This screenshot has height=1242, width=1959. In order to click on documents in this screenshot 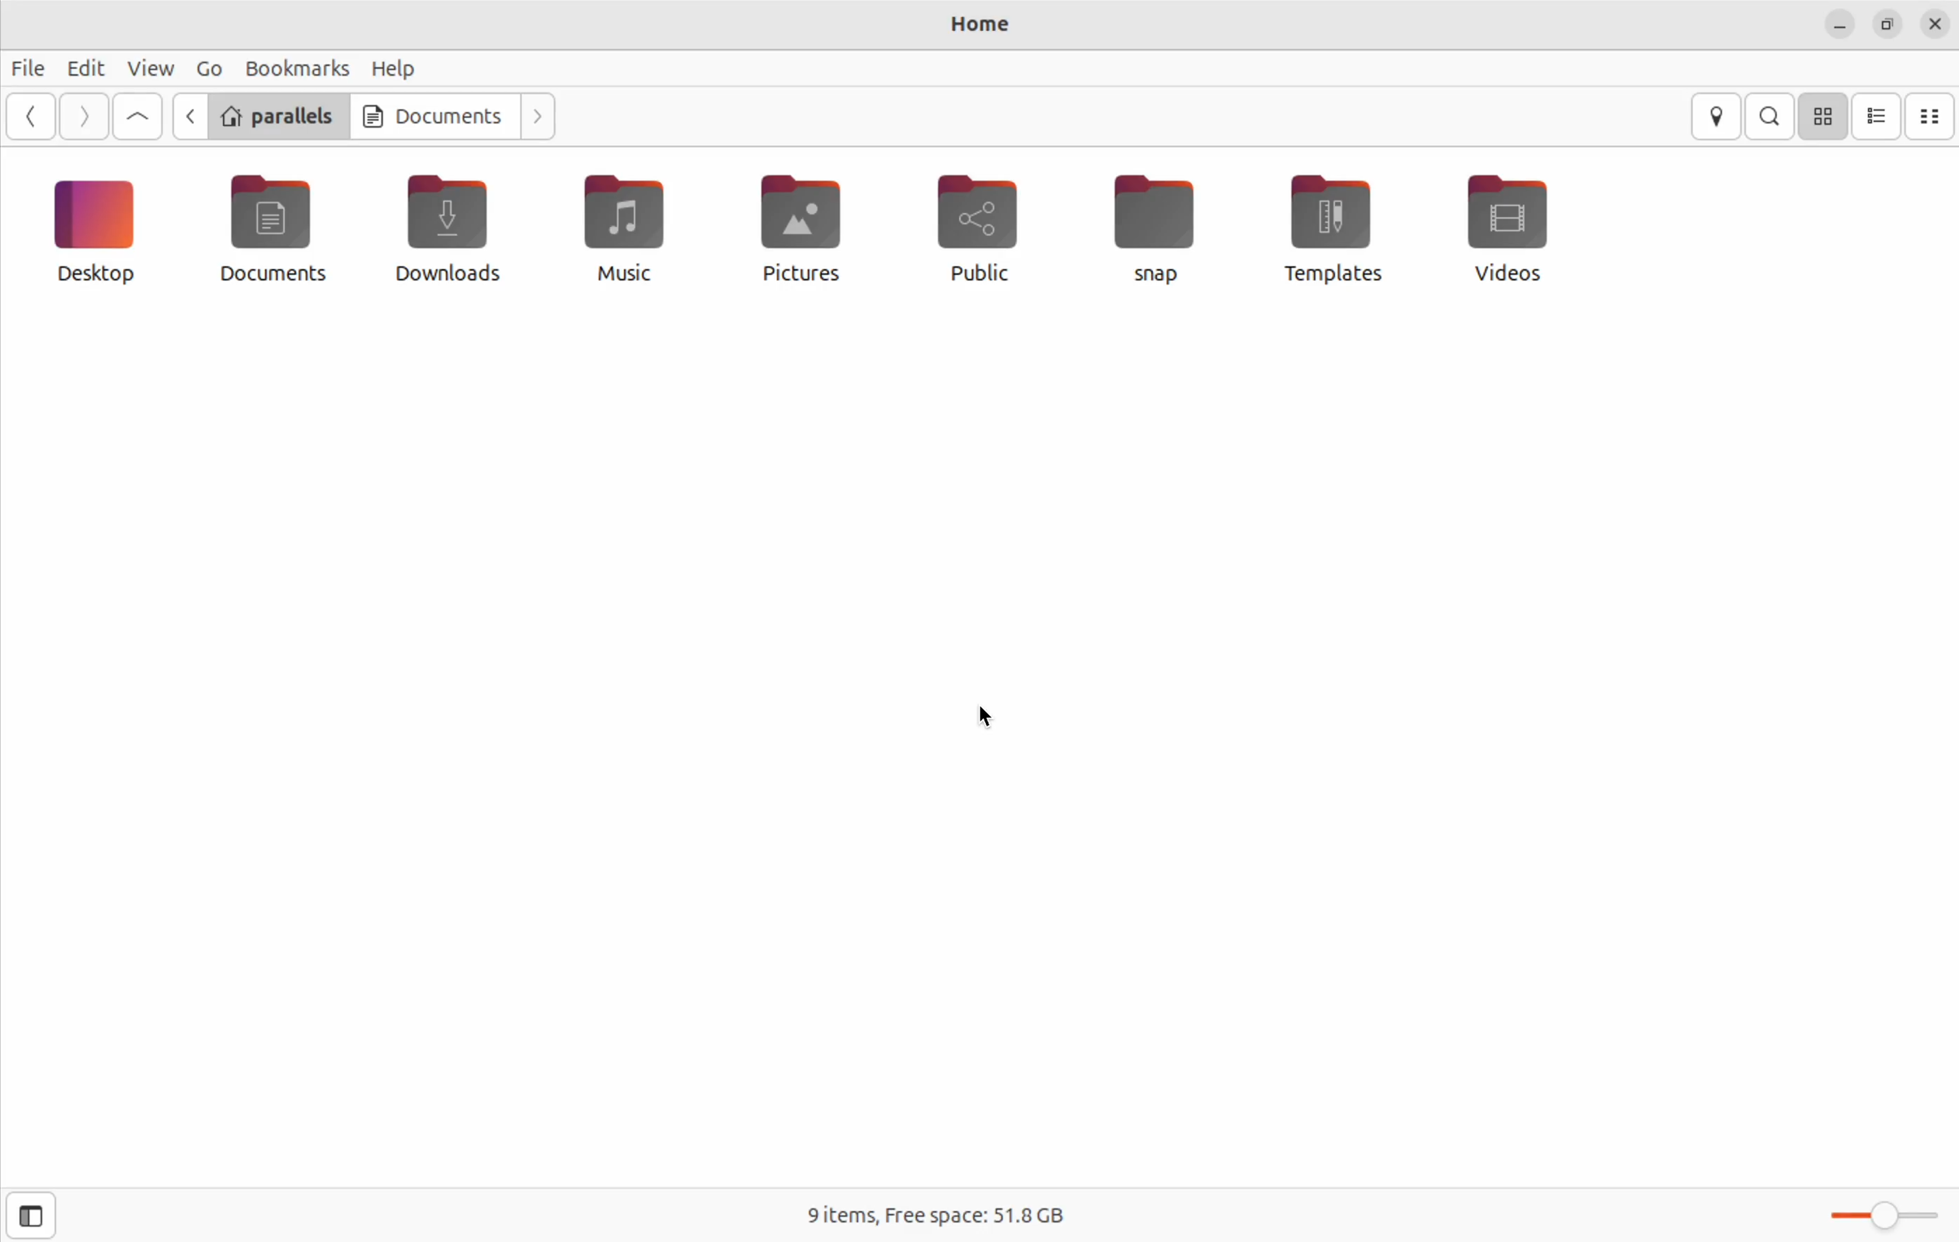, I will do `click(283, 233)`.